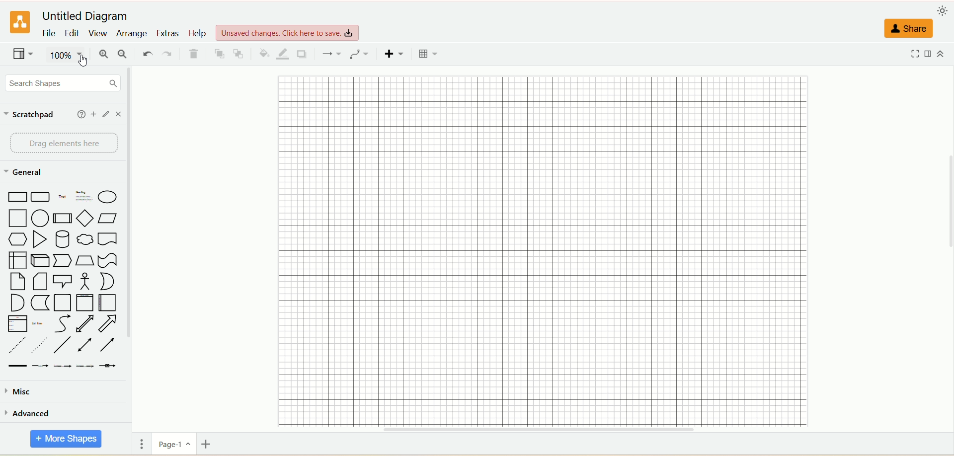 Image resolution: width=954 pixels, height=456 pixels. What do you see at coordinates (944, 9) in the screenshot?
I see `appearance` at bounding box center [944, 9].